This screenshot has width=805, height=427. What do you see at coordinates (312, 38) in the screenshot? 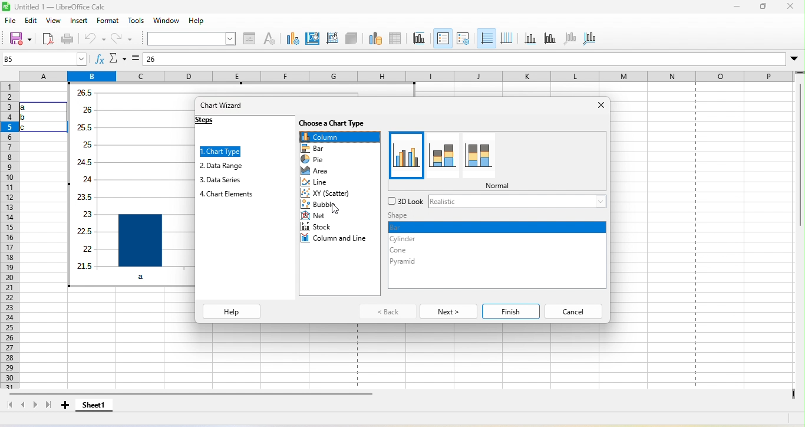
I see `chart area` at bounding box center [312, 38].